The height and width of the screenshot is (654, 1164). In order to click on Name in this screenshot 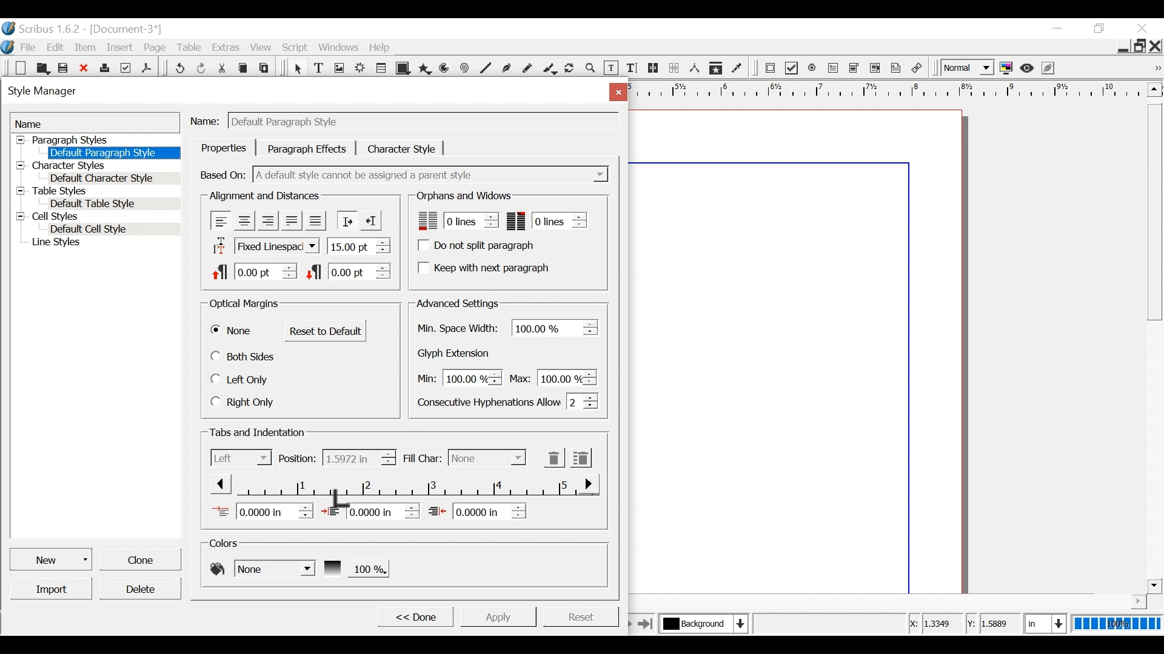, I will do `click(207, 119)`.